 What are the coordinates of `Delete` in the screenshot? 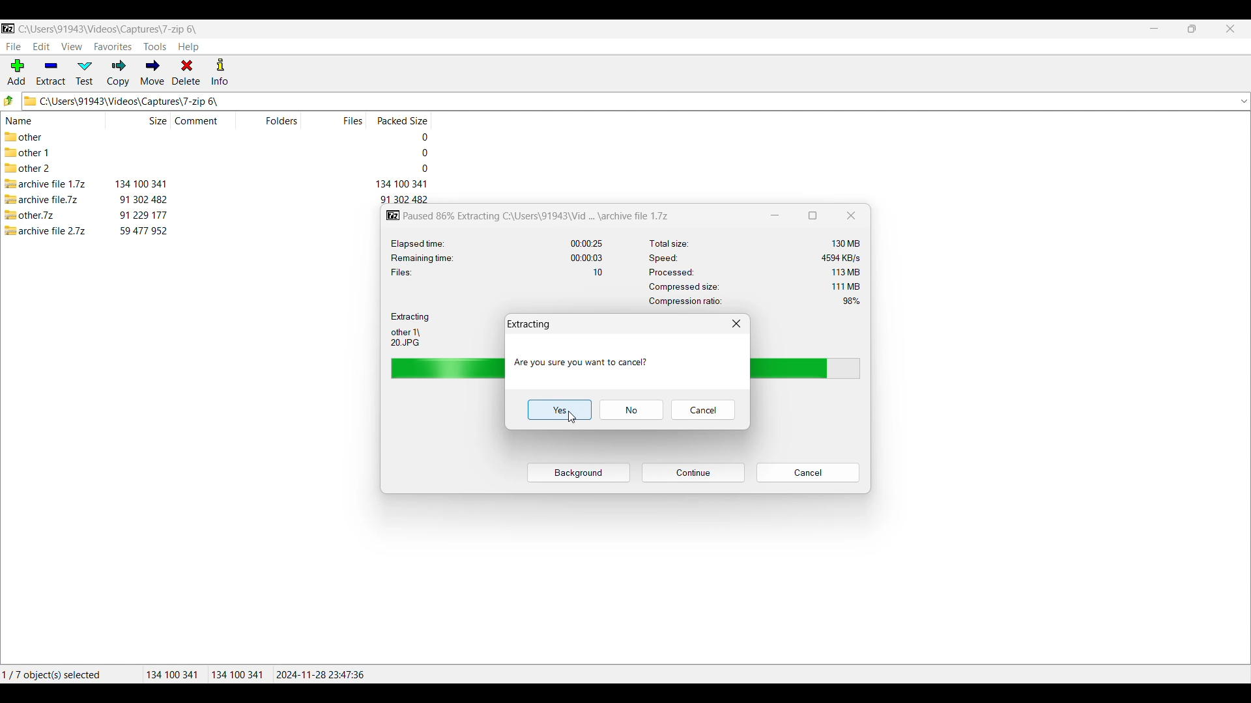 It's located at (186, 72).